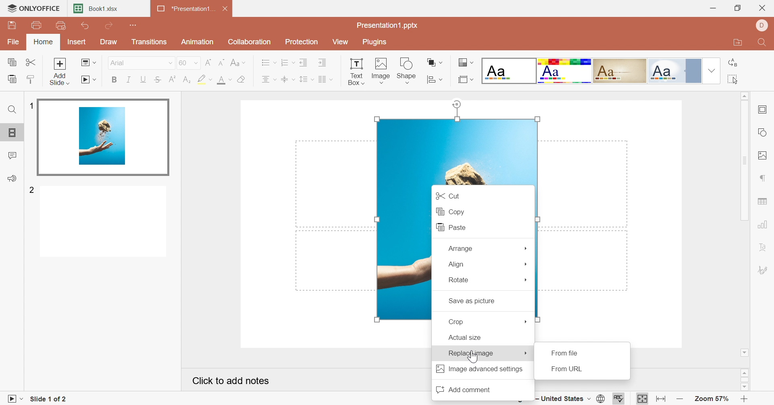  What do you see at coordinates (526, 281) in the screenshot?
I see `Drop Down` at bounding box center [526, 281].